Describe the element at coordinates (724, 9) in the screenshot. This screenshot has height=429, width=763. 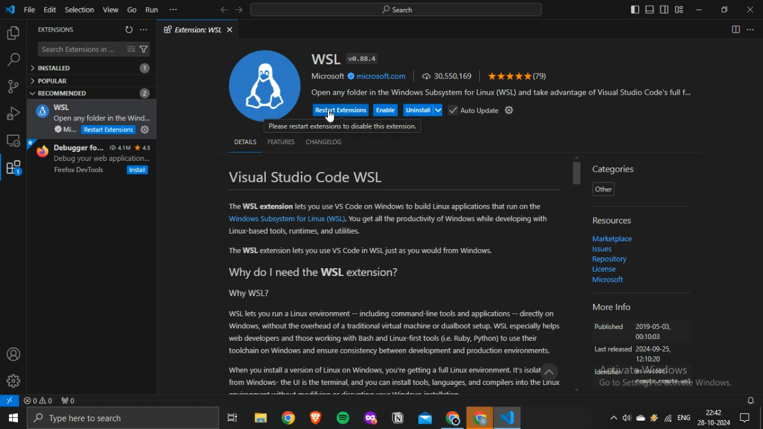
I see `restore` at that location.